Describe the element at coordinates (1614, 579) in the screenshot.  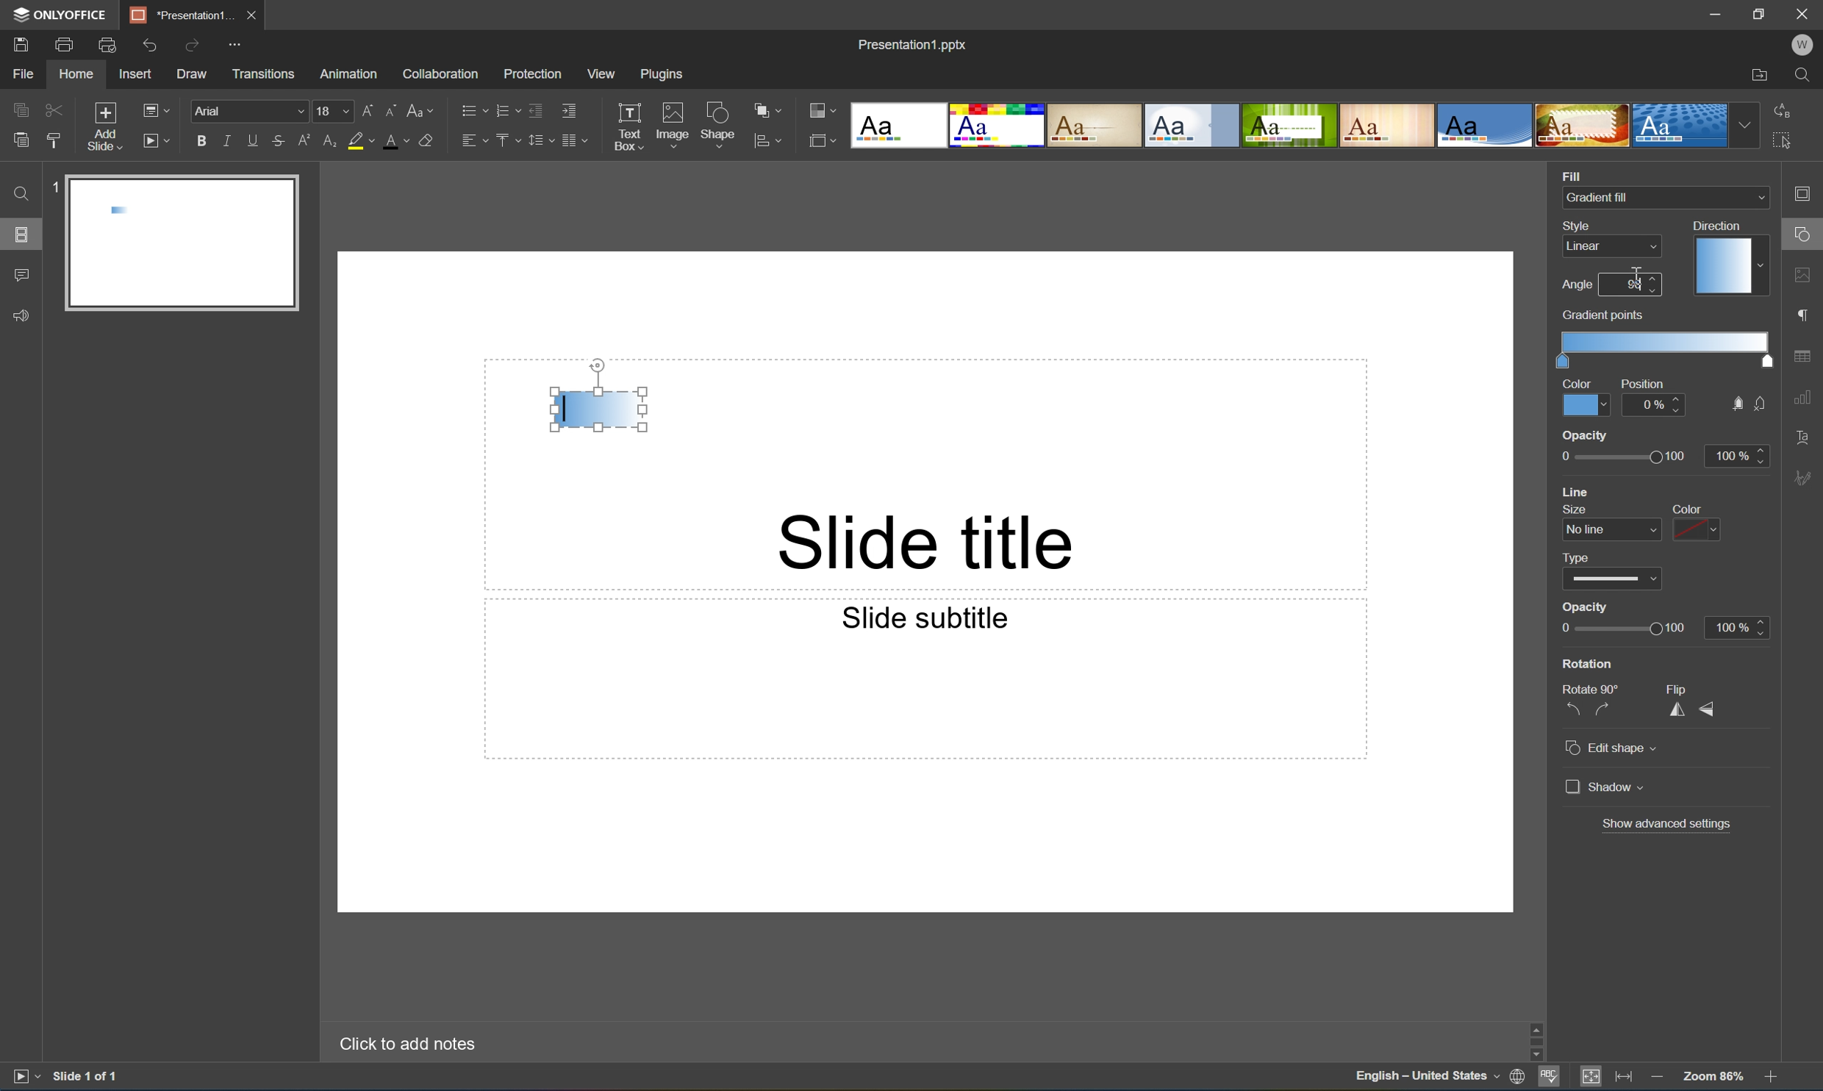
I see `type dropdown` at that location.